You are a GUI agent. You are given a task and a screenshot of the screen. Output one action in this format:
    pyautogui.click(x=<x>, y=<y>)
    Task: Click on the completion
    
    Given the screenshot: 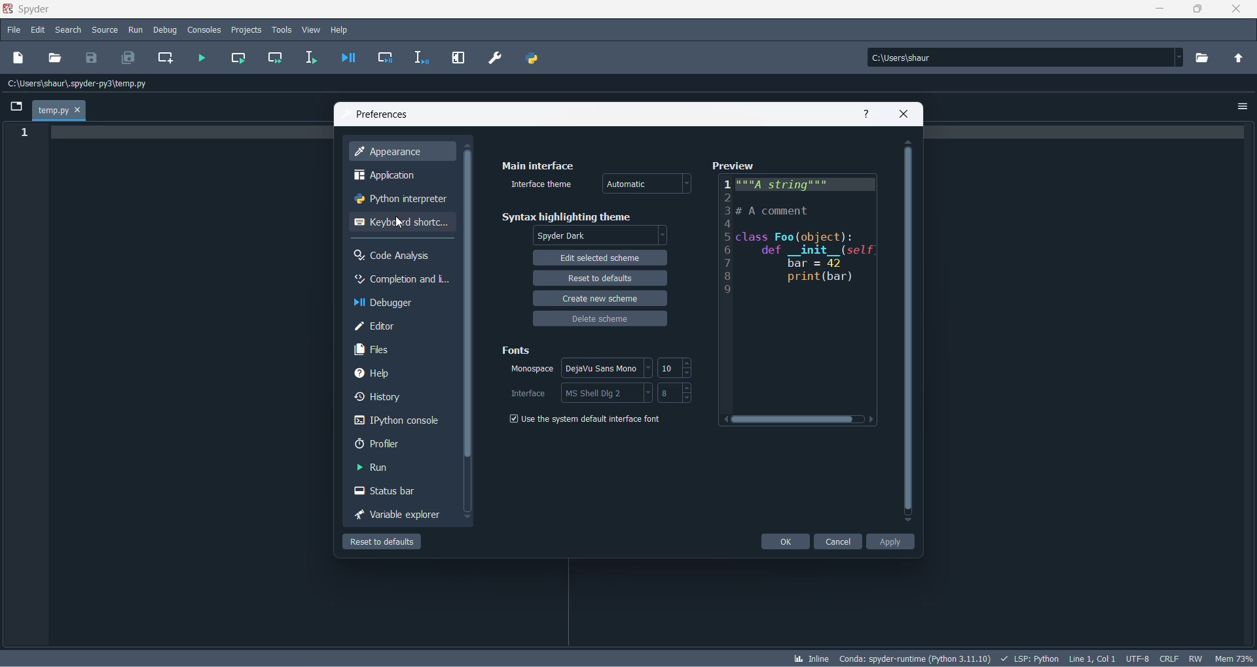 What is the action you would take?
    pyautogui.click(x=401, y=281)
    